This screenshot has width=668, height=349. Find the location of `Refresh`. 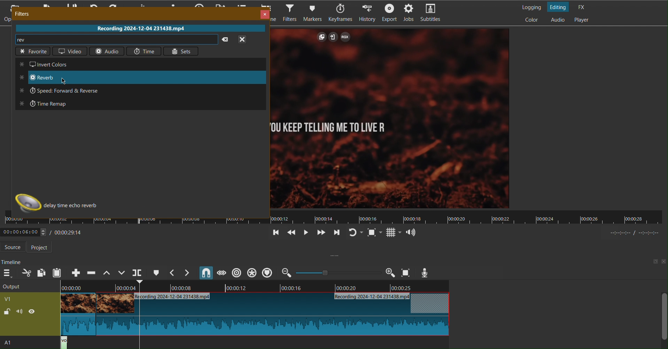

Refresh is located at coordinates (356, 233).